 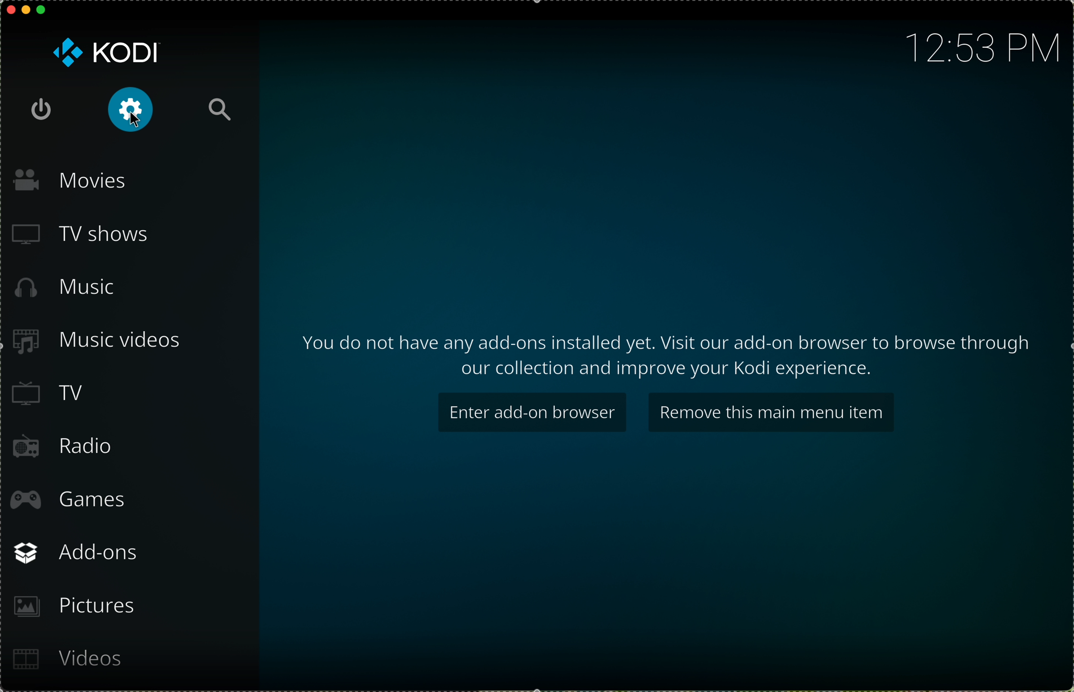 What do you see at coordinates (9, 8) in the screenshot?
I see `close app` at bounding box center [9, 8].